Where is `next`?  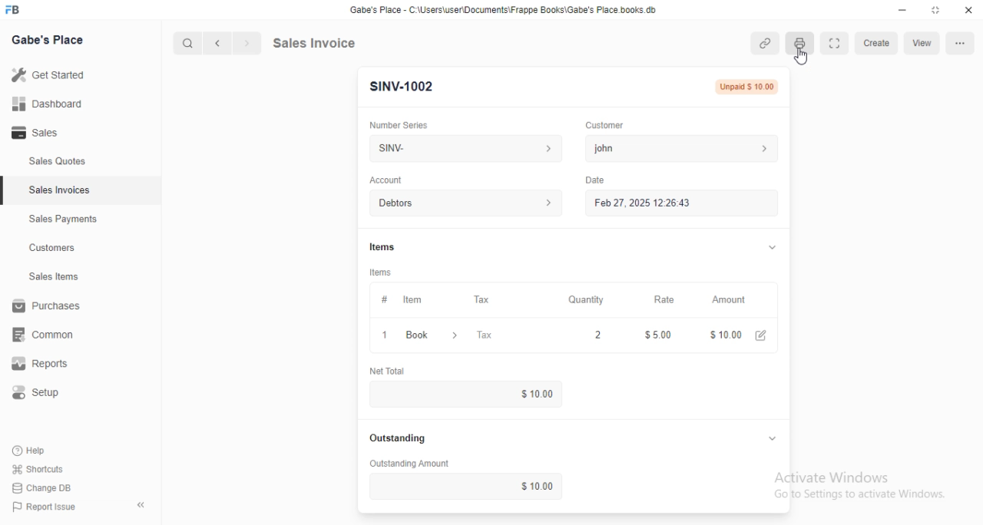
next is located at coordinates (247, 43).